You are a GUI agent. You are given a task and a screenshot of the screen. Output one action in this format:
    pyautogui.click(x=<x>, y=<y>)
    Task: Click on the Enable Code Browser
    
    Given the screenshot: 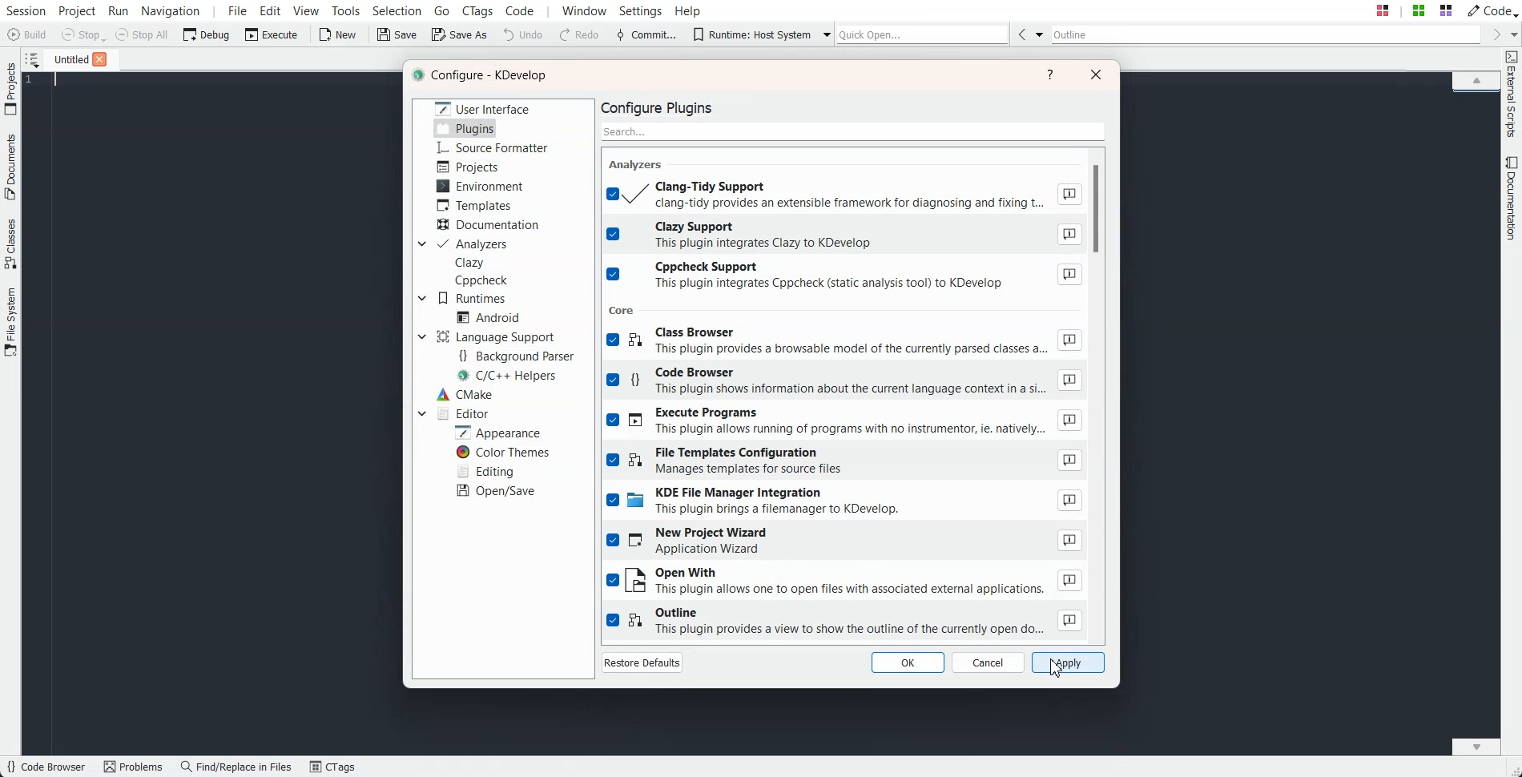 What is the action you would take?
    pyautogui.click(x=844, y=383)
    